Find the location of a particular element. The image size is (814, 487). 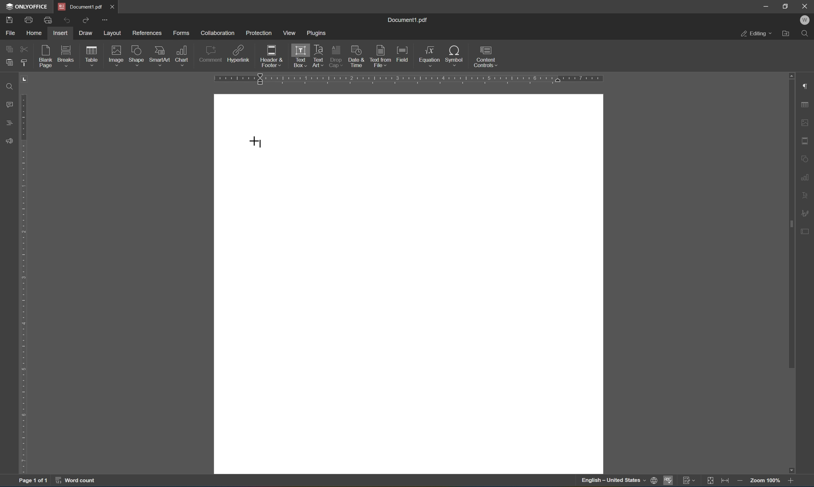

insert current date and time is located at coordinates (355, 55).